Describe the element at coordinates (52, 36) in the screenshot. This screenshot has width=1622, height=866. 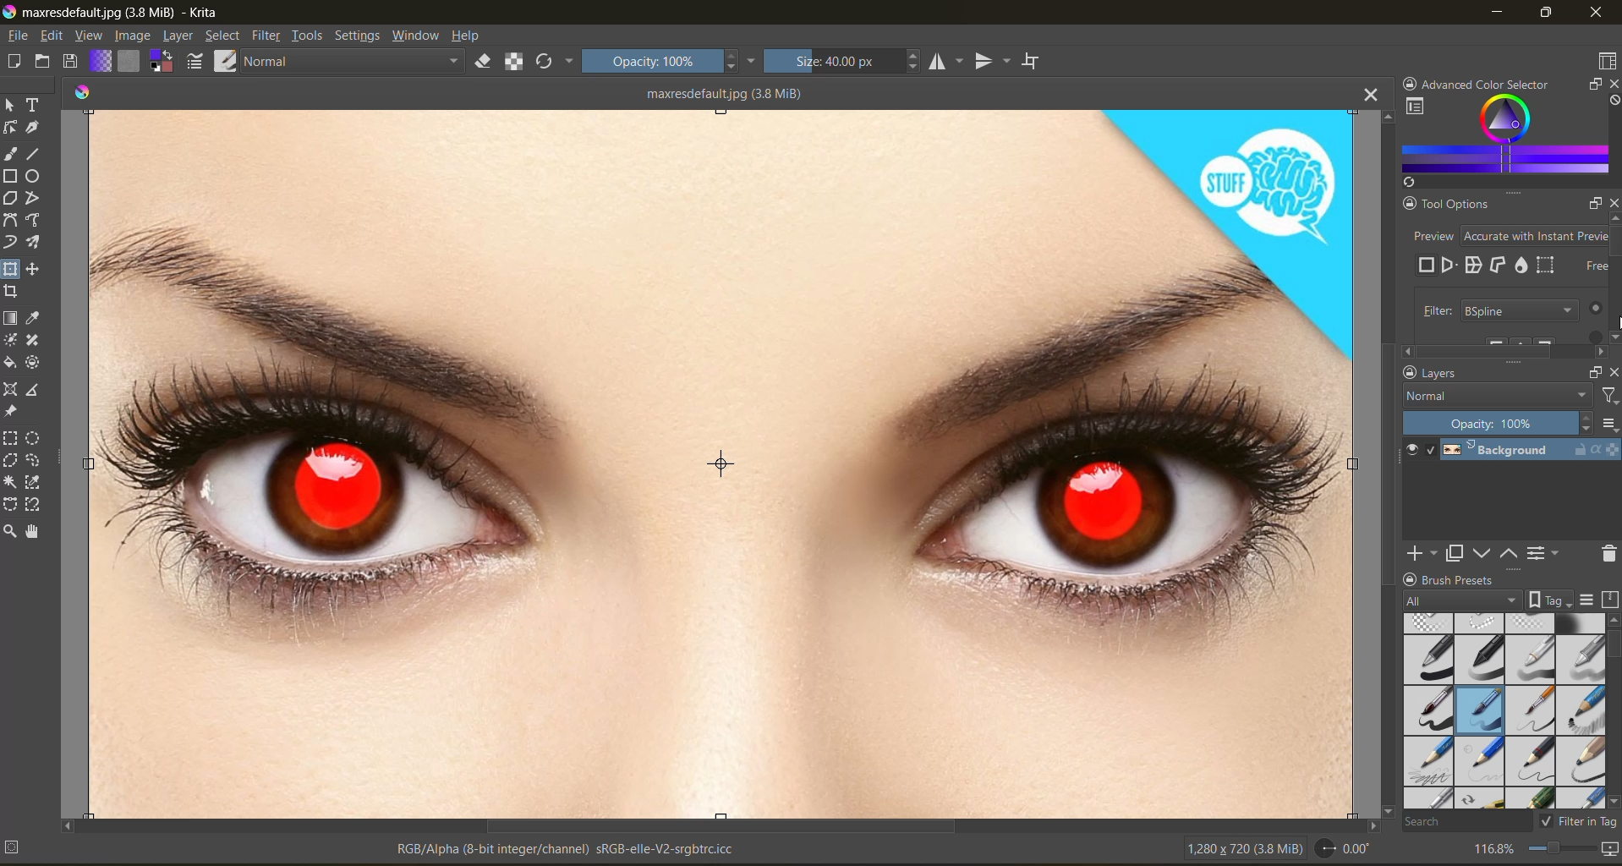
I see `edit` at that location.